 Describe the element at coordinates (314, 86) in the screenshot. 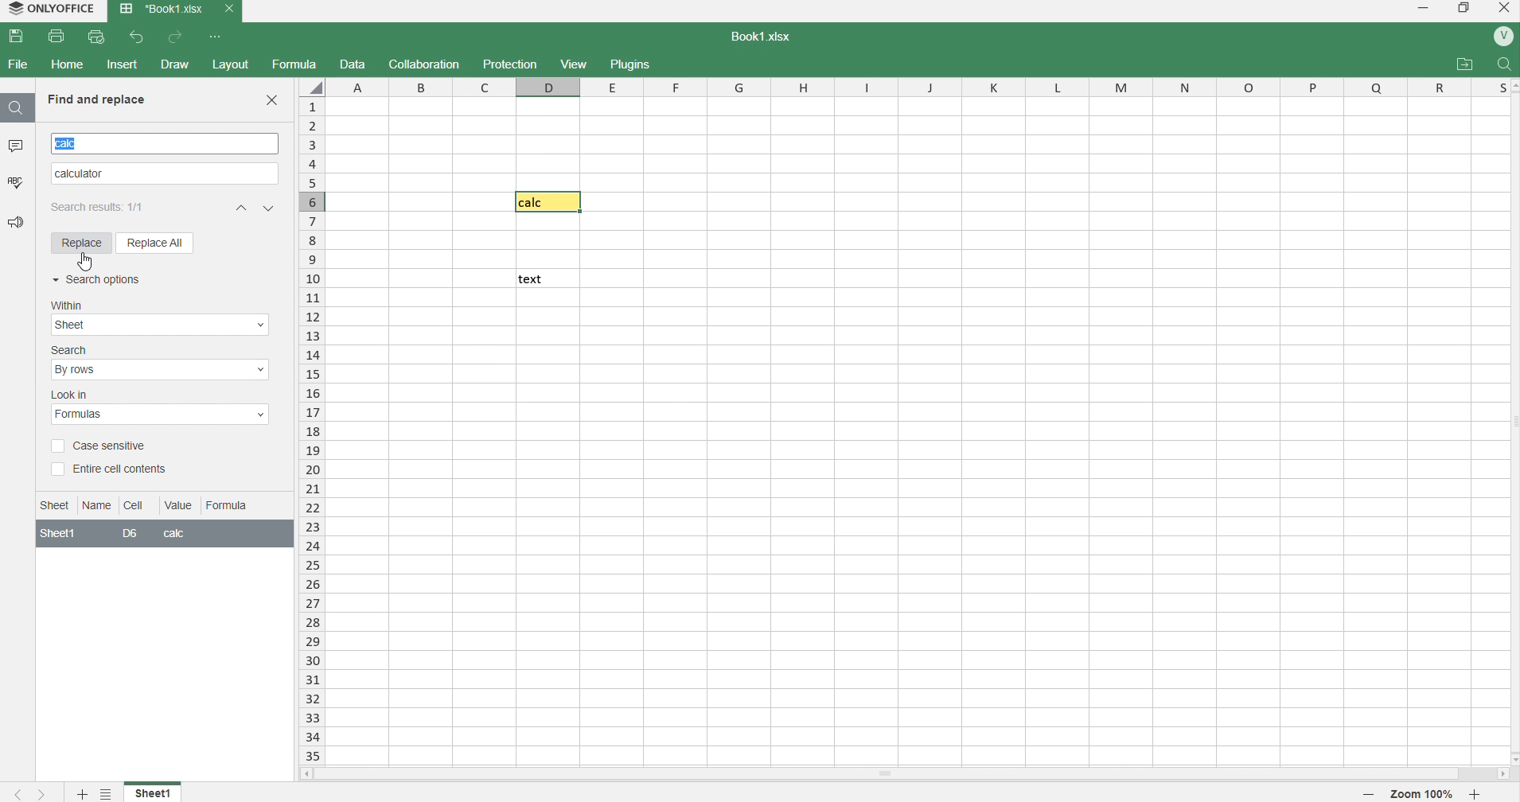

I see `select whole sheet` at that location.